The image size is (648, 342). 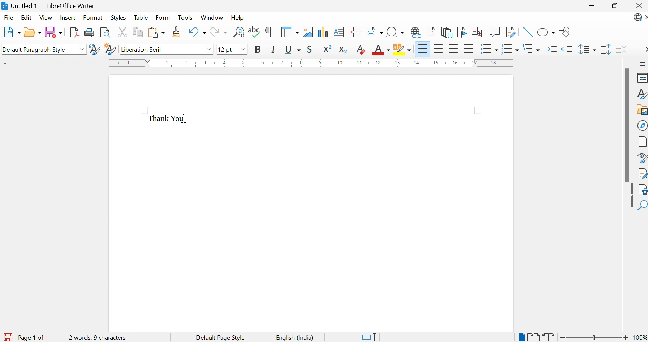 What do you see at coordinates (592, 6) in the screenshot?
I see `Minimize` at bounding box center [592, 6].